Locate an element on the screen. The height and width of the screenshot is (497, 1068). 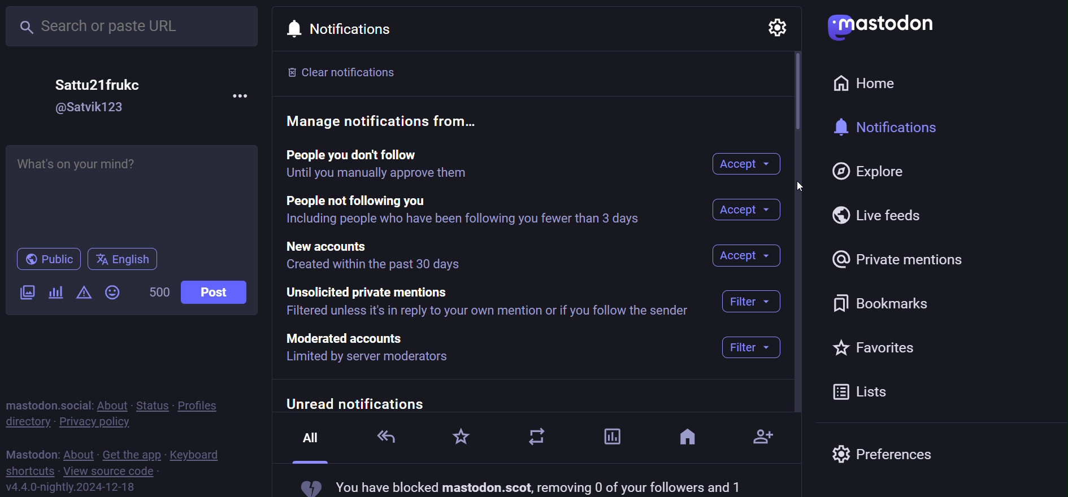
mastodon is located at coordinates (880, 26).